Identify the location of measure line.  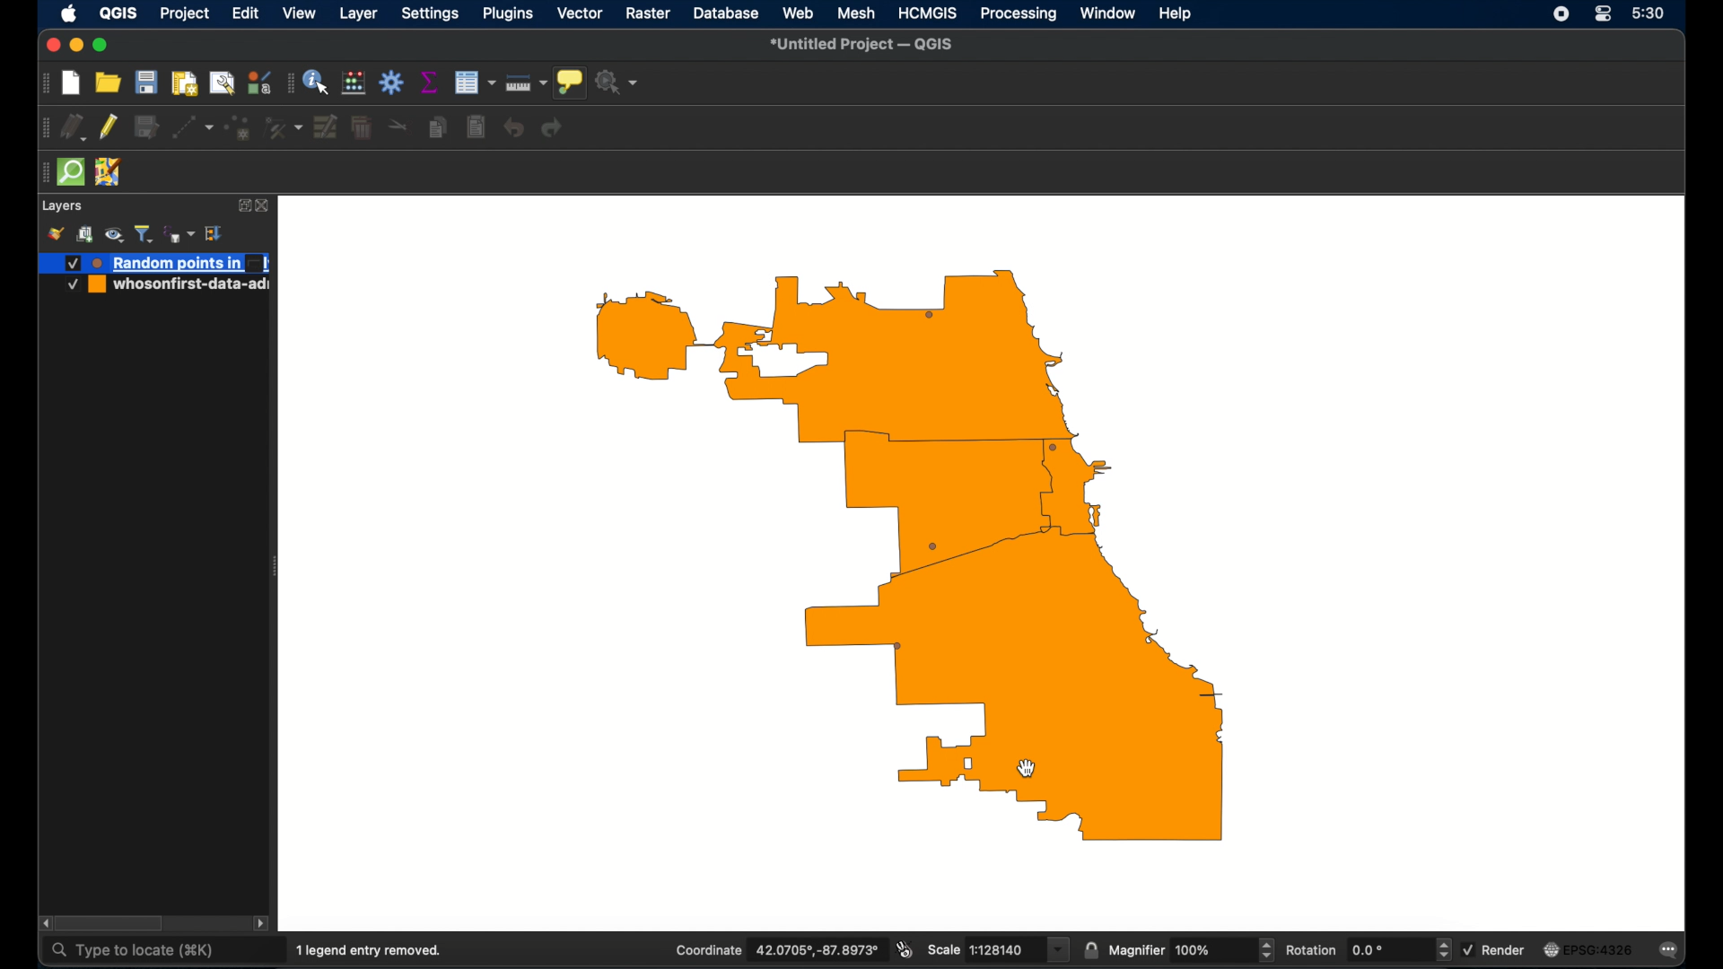
(525, 84).